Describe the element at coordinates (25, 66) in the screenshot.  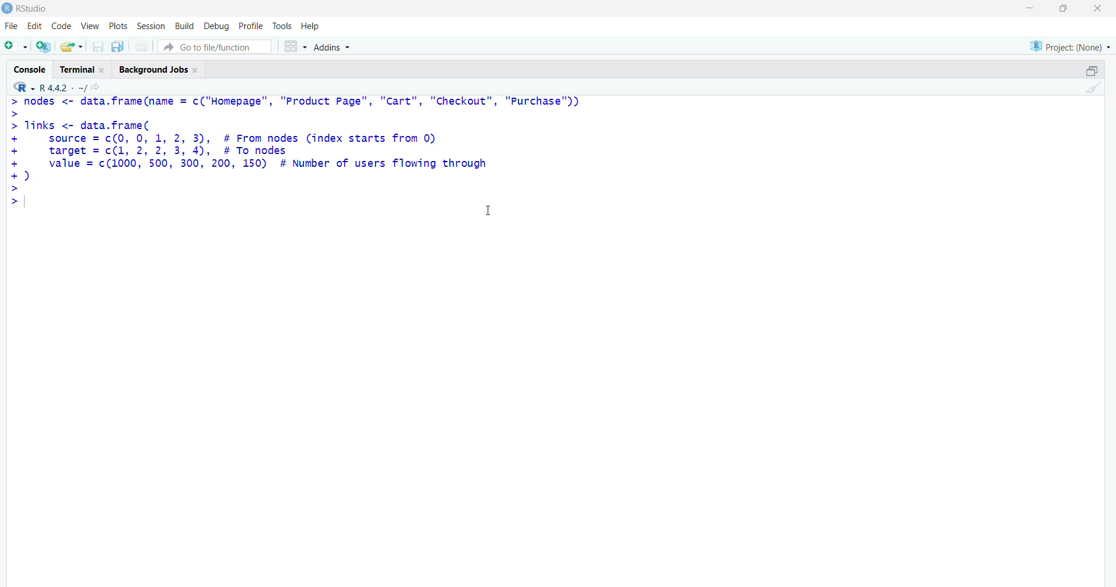
I see `console` at that location.